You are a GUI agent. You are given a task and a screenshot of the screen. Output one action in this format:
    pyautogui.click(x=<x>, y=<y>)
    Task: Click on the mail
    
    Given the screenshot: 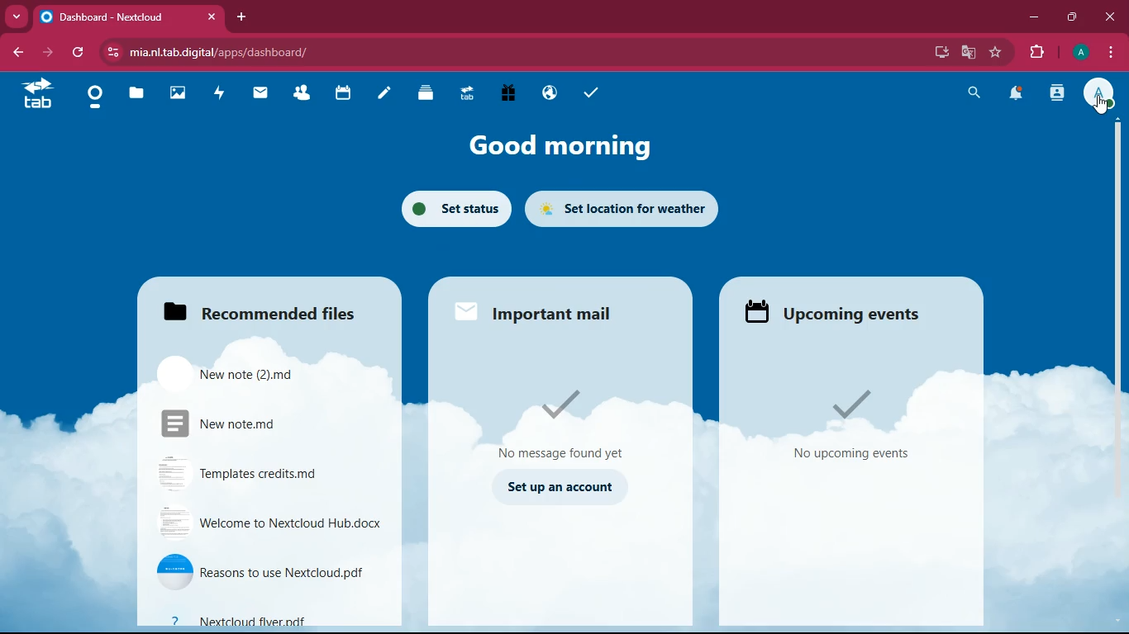 What is the action you would take?
    pyautogui.click(x=259, y=94)
    